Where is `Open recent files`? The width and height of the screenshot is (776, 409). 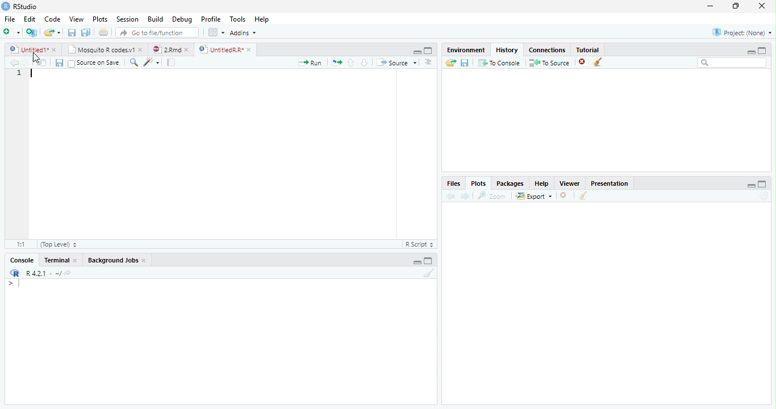 Open recent files is located at coordinates (59, 32).